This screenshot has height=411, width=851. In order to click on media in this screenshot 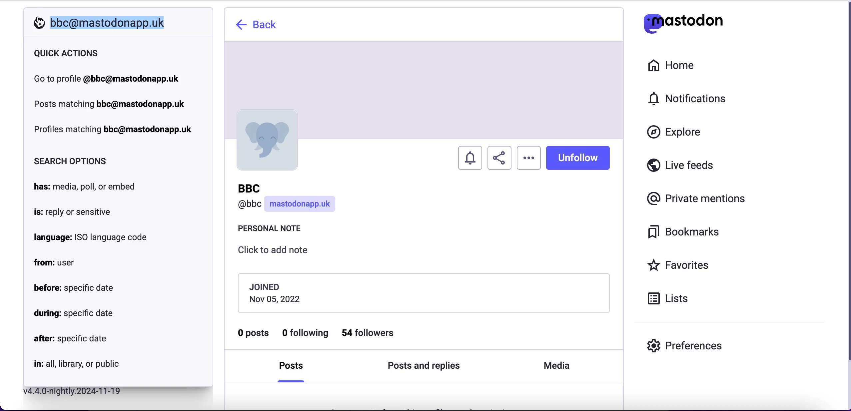, I will do `click(555, 366)`.